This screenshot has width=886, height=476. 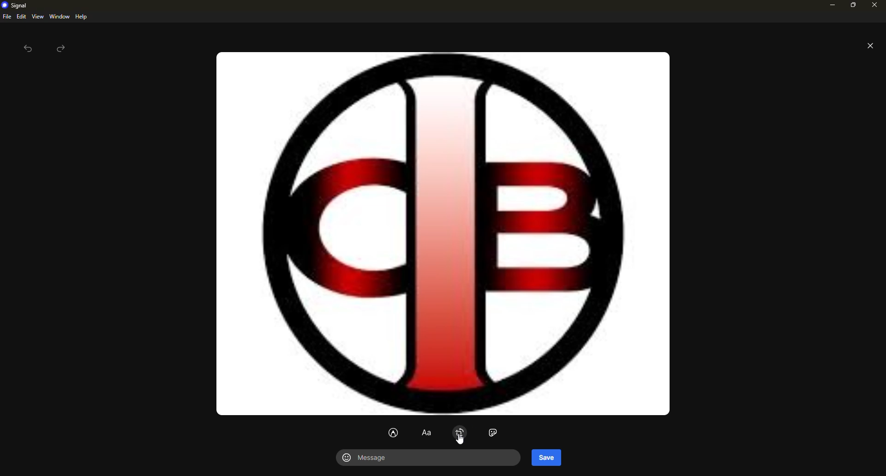 I want to click on view, so click(x=37, y=17).